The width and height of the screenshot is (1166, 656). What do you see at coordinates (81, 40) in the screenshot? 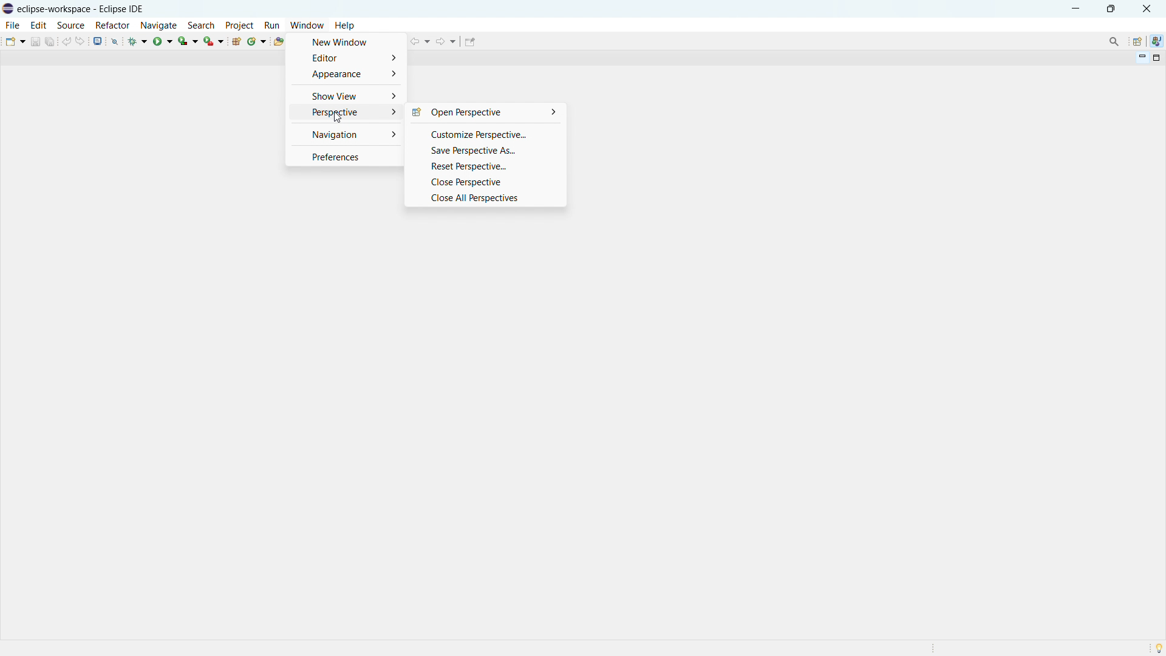
I see `redo` at bounding box center [81, 40].